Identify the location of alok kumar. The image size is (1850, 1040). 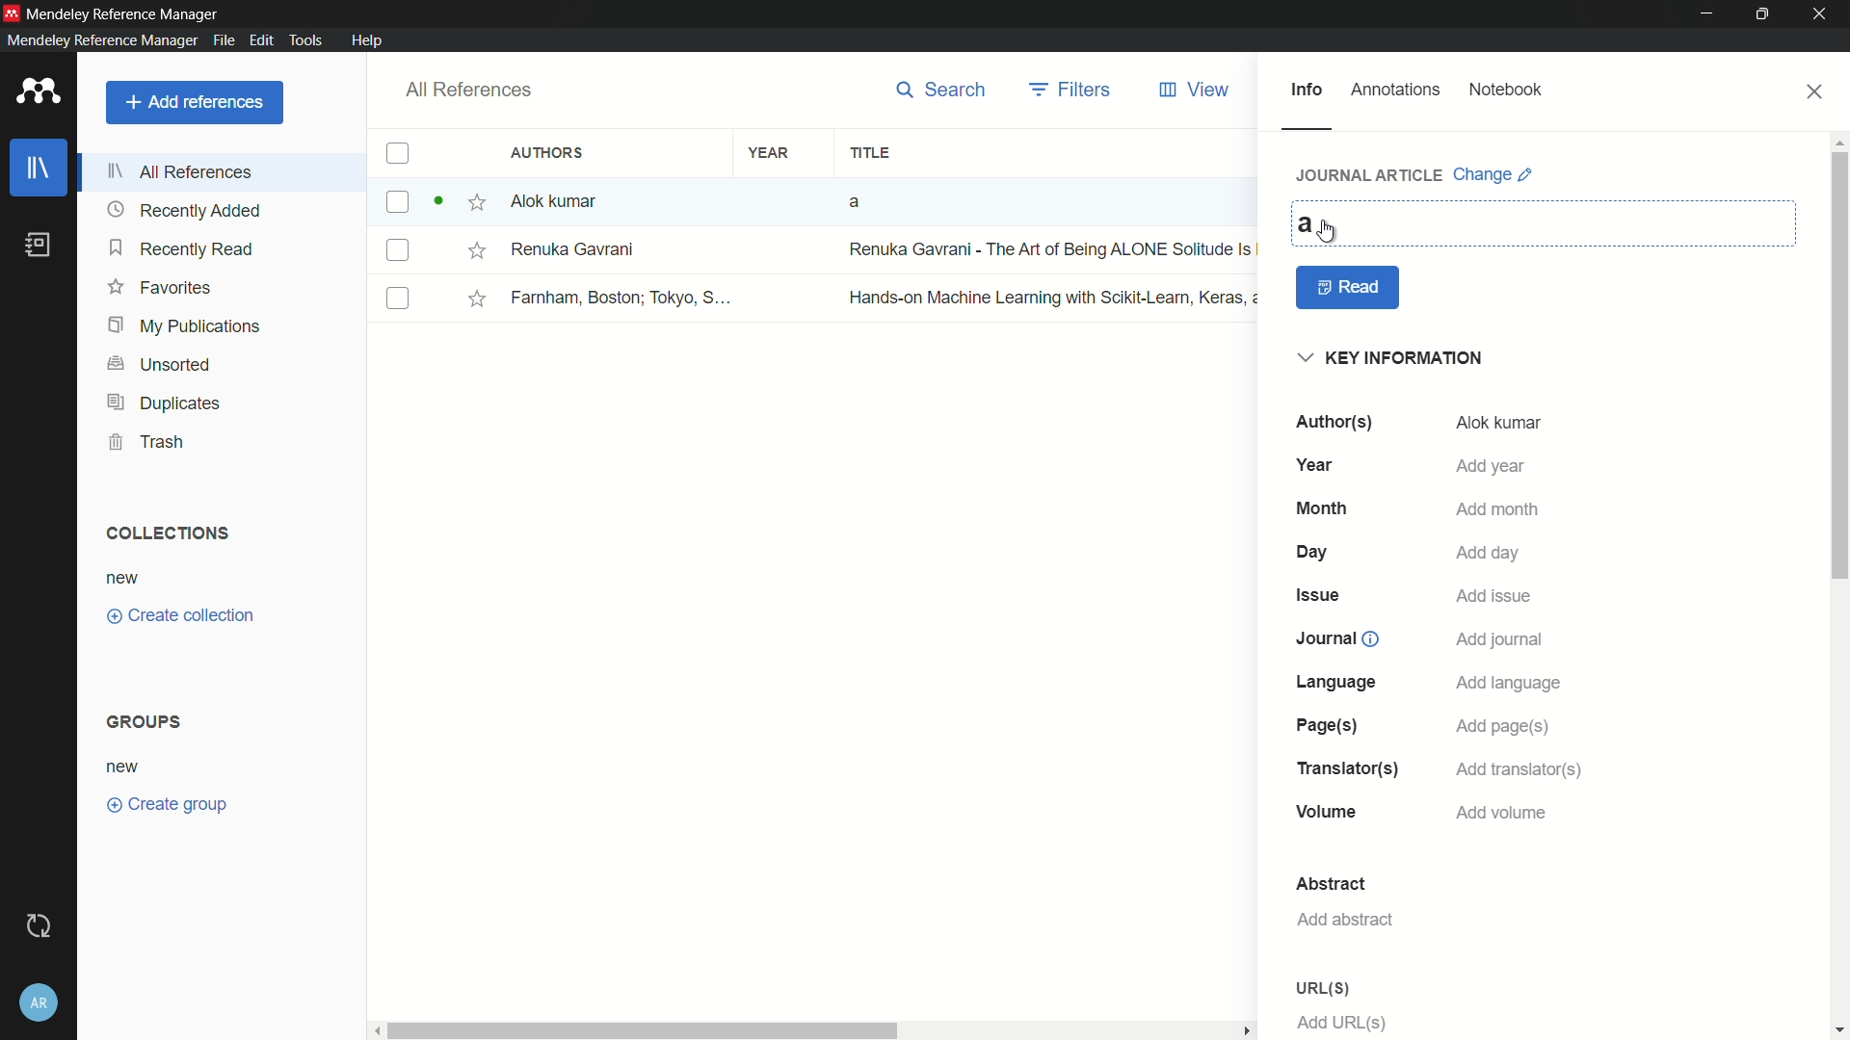
(1498, 424).